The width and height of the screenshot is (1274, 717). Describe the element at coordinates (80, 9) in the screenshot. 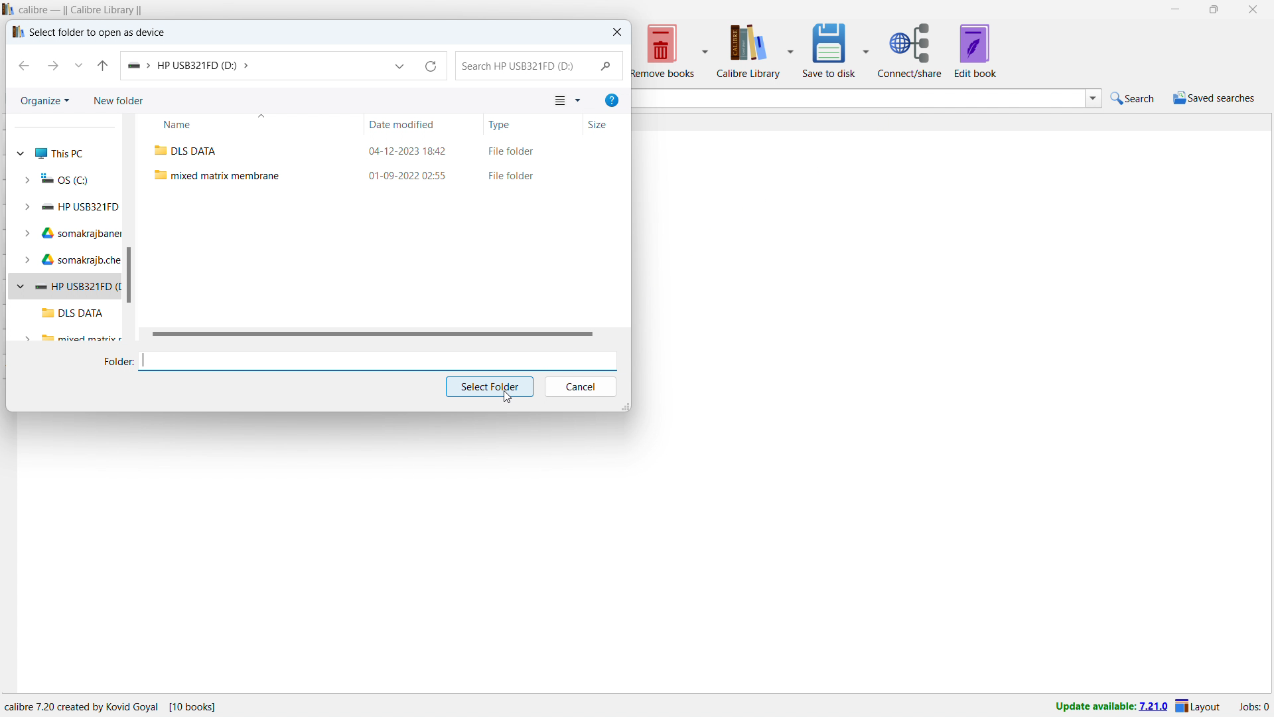

I see `title` at that location.